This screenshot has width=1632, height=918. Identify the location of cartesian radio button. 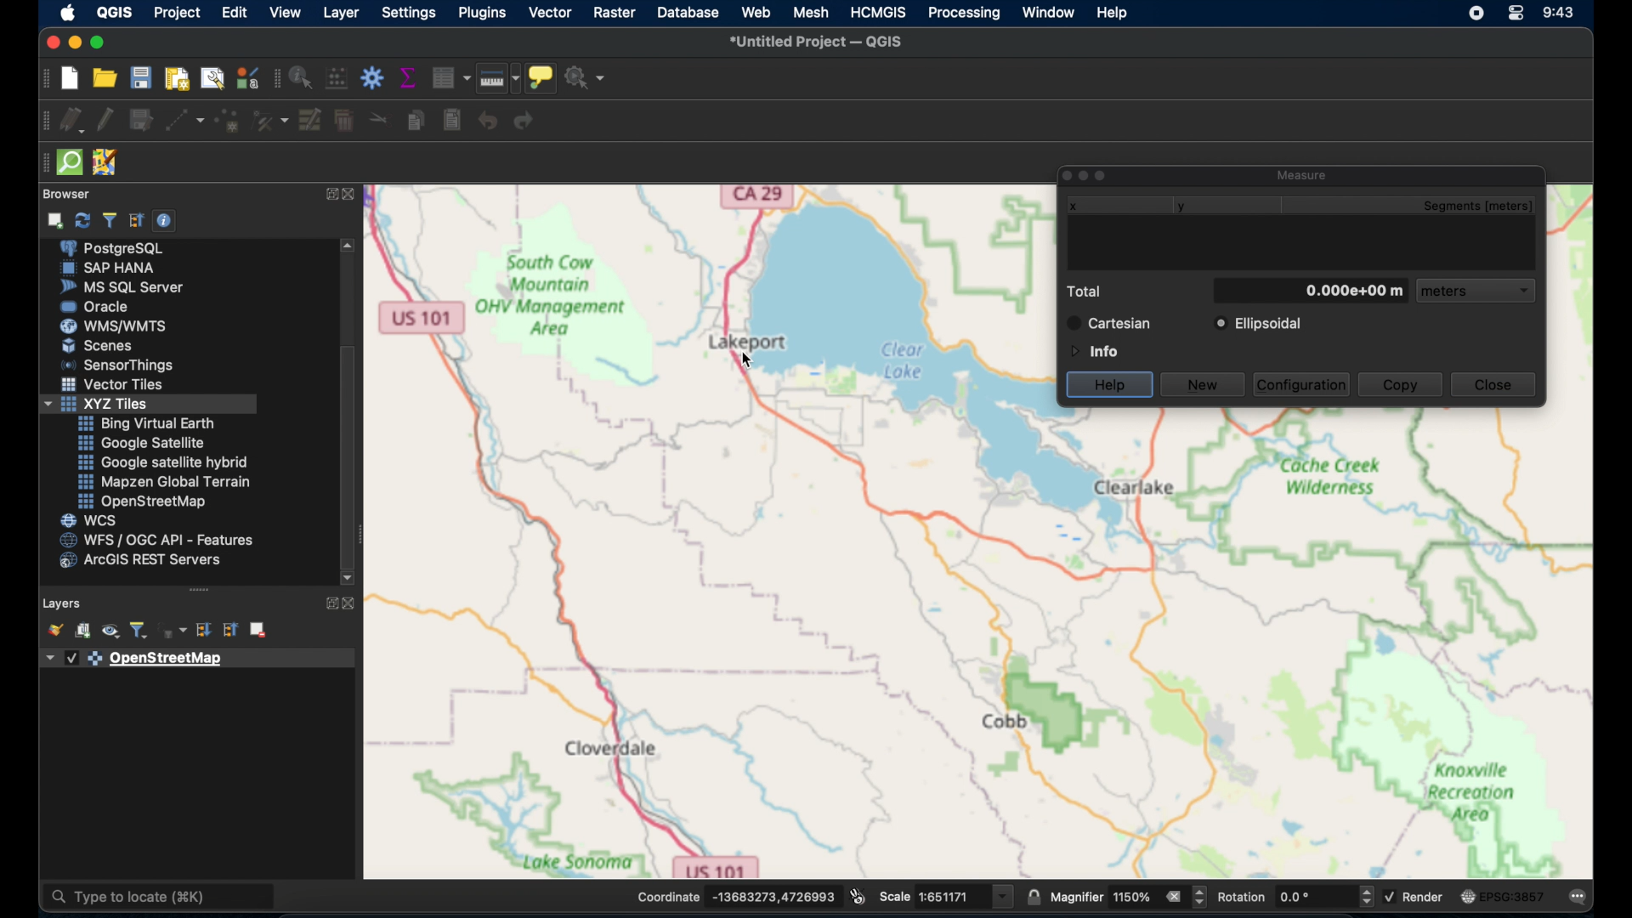
(1110, 323).